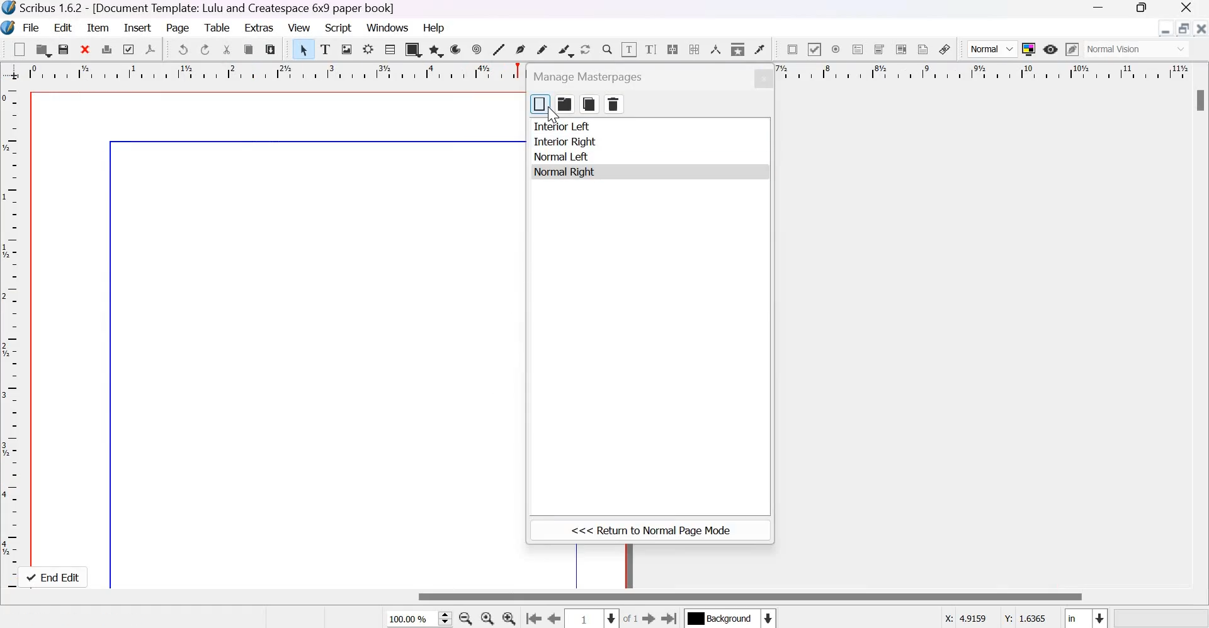 The image size is (1209, 628). Describe the element at coordinates (1183, 29) in the screenshot. I see `resize` at that location.